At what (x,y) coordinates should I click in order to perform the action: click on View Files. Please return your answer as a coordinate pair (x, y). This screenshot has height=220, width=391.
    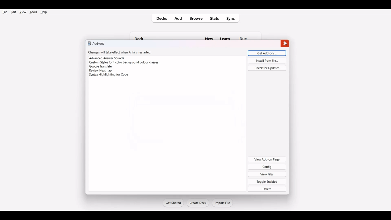
    Looking at the image, I should click on (267, 174).